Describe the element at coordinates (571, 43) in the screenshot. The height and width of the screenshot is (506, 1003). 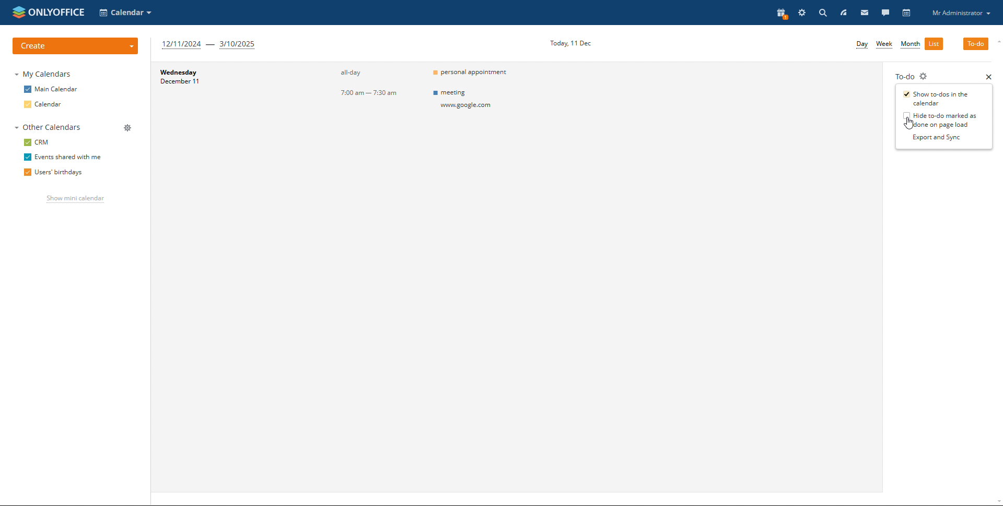
I see `current date` at that location.